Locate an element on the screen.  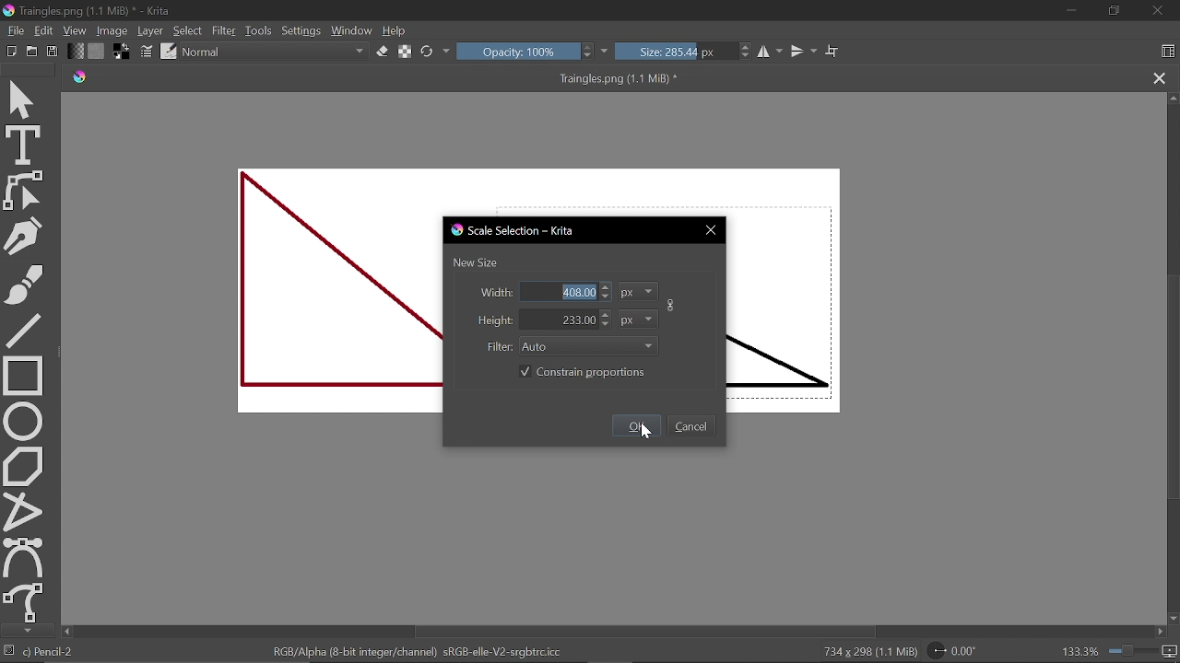
Minimize is located at coordinates (1067, 12).